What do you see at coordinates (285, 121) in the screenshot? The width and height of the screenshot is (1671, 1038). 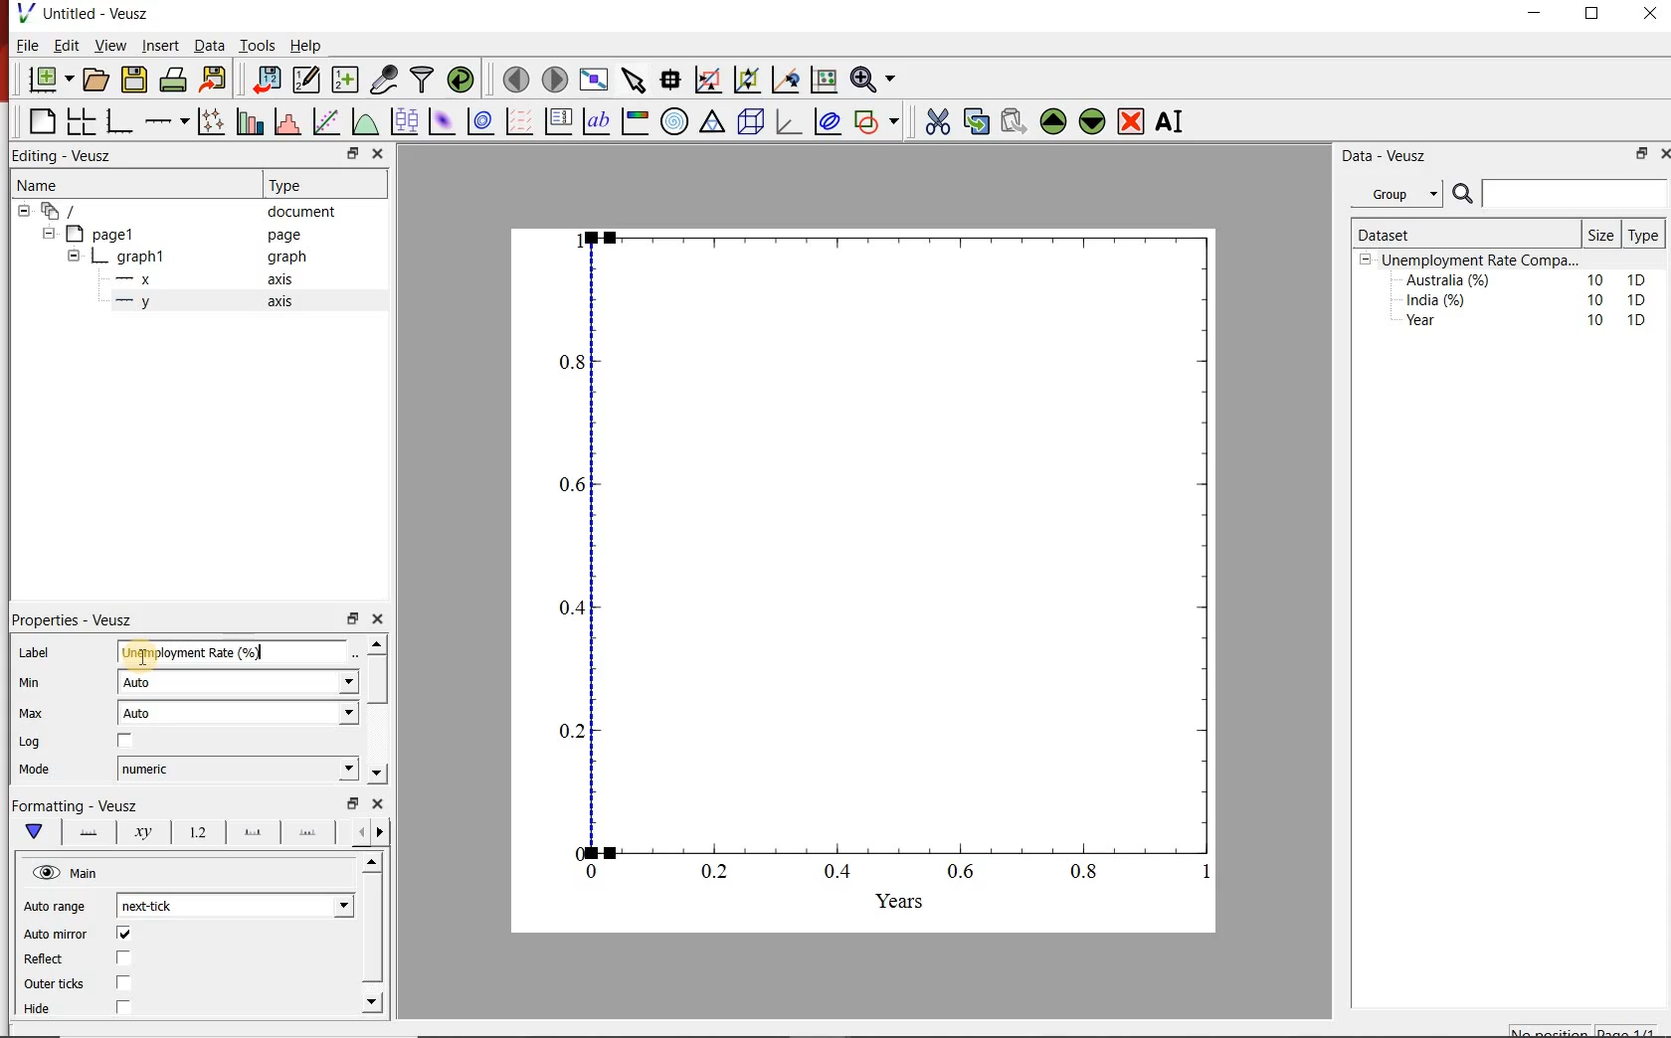 I see `histograms` at bounding box center [285, 121].